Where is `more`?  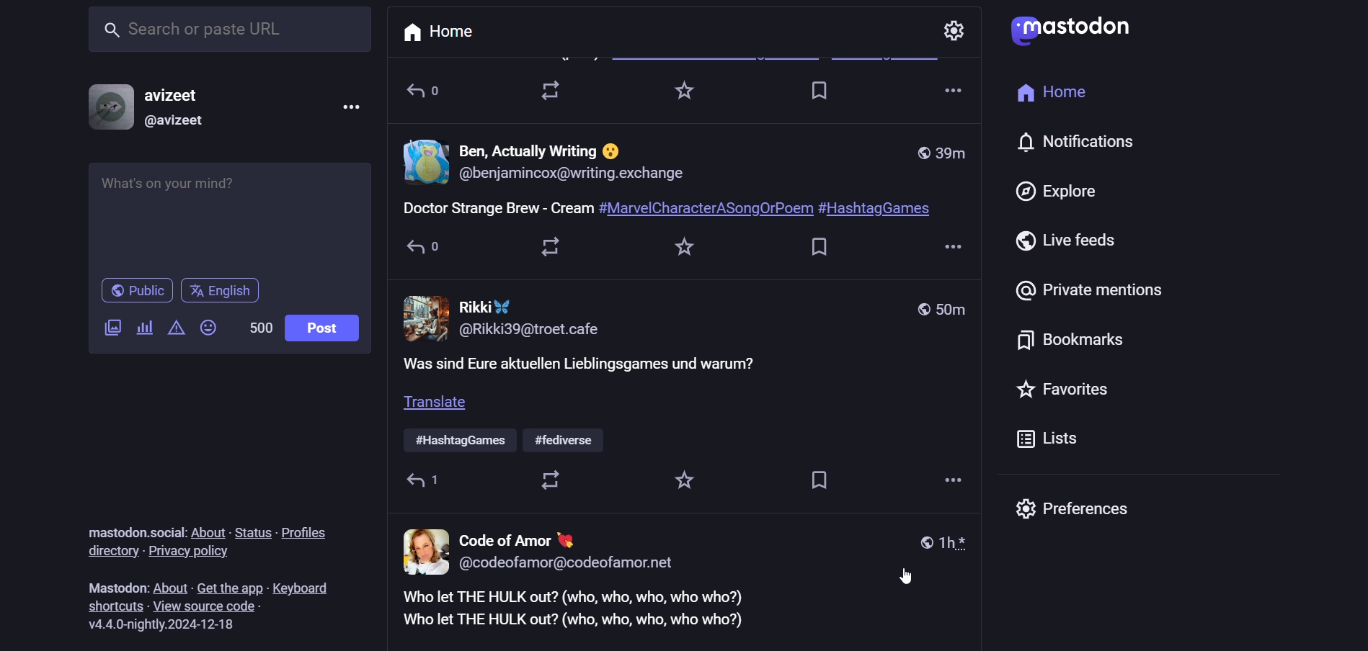
more is located at coordinates (956, 91).